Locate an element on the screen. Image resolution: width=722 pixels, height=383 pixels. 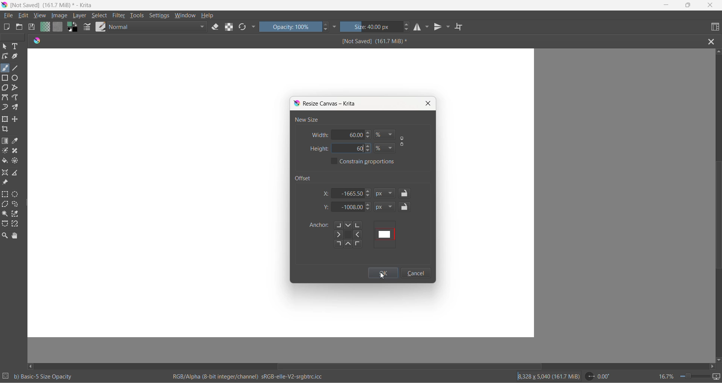
zoom percentage is located at coordinates (666, 375).